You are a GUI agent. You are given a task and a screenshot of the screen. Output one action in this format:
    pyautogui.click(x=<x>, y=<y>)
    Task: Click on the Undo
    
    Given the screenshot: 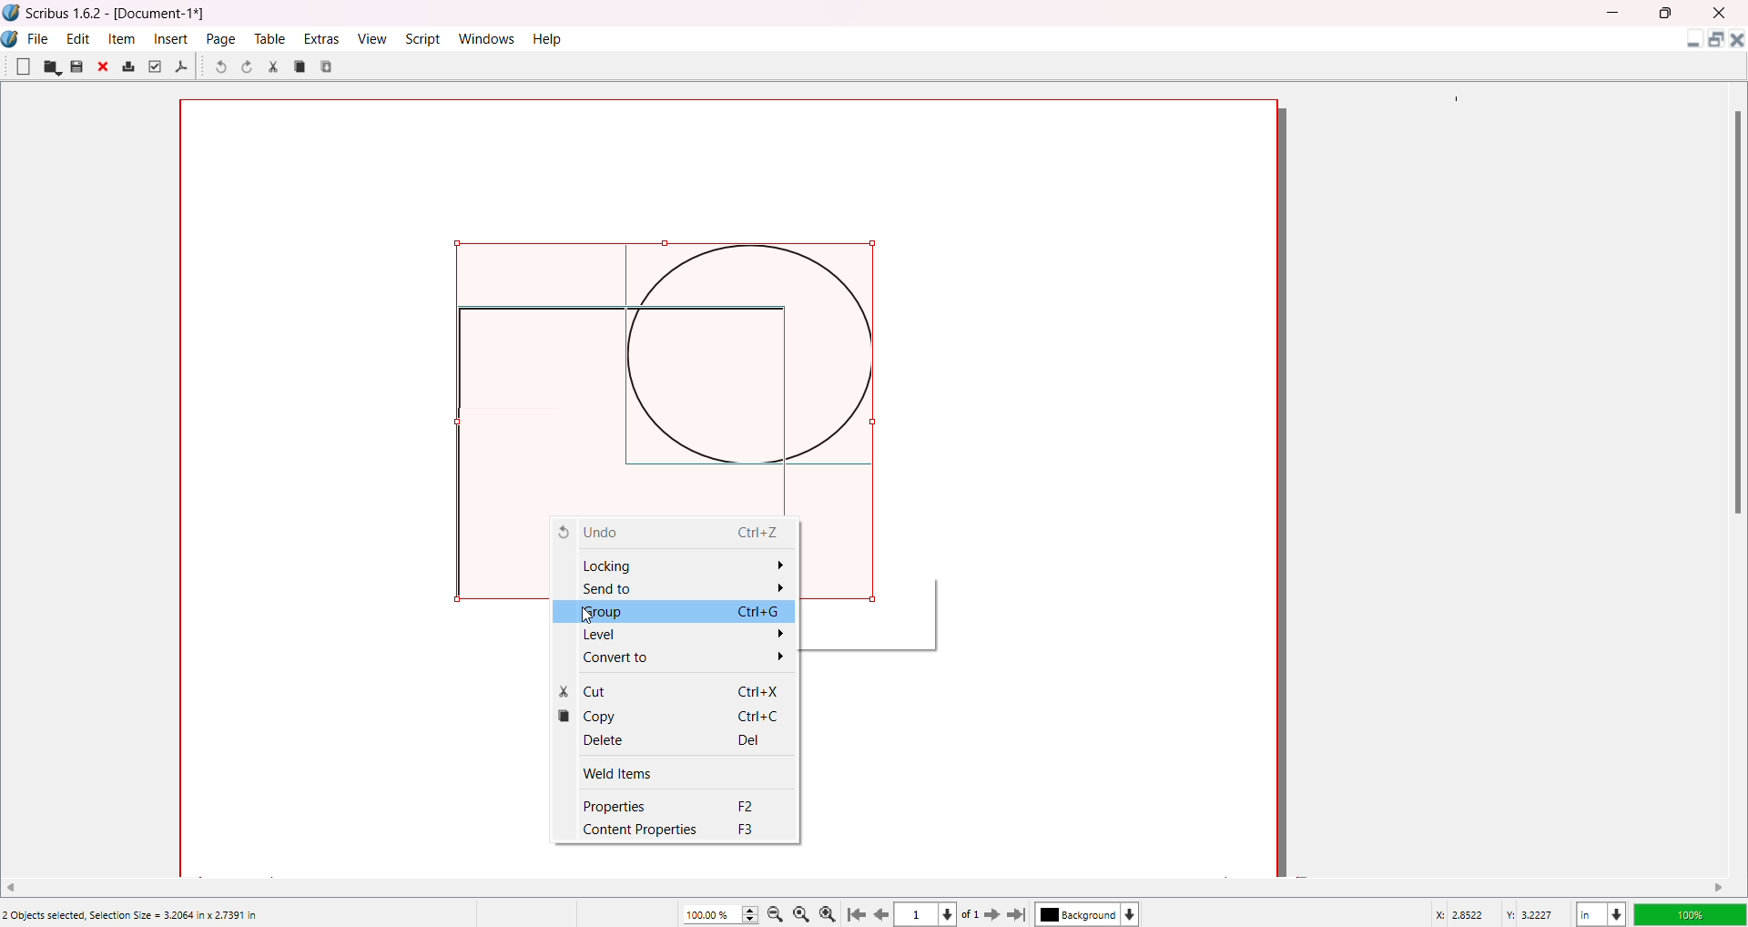 What is the action you would take?
    pyautogui.click(x=672, y=533)
    